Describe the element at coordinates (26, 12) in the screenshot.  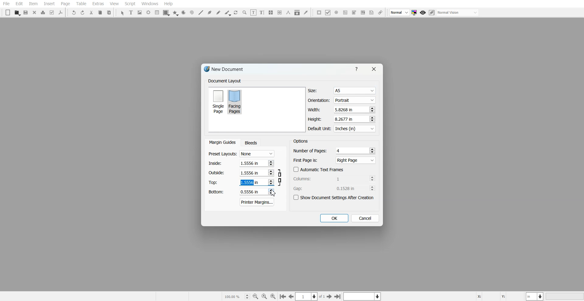
I see `Save` at that location.